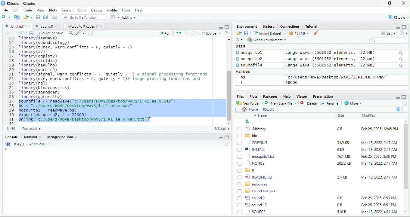 Image resolution: width=410 pixels, height=217 pixels. Describe the element at coordinates (250, 170) in the screenshot. I see `[) = R` at that location.